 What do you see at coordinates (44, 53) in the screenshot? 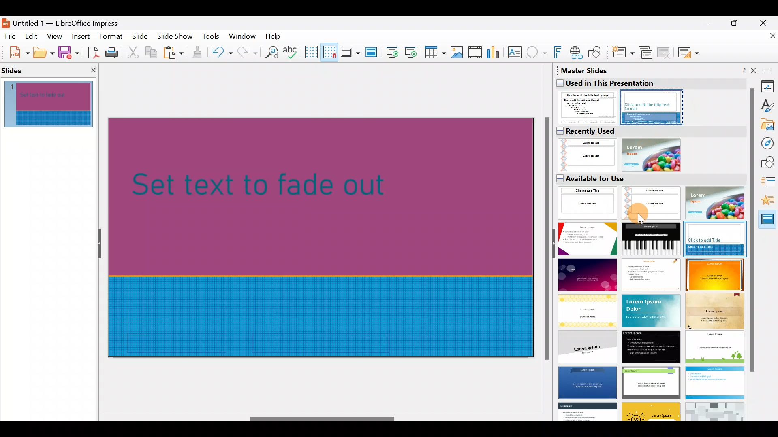
I see `Open` at bounding box center [44, 53].